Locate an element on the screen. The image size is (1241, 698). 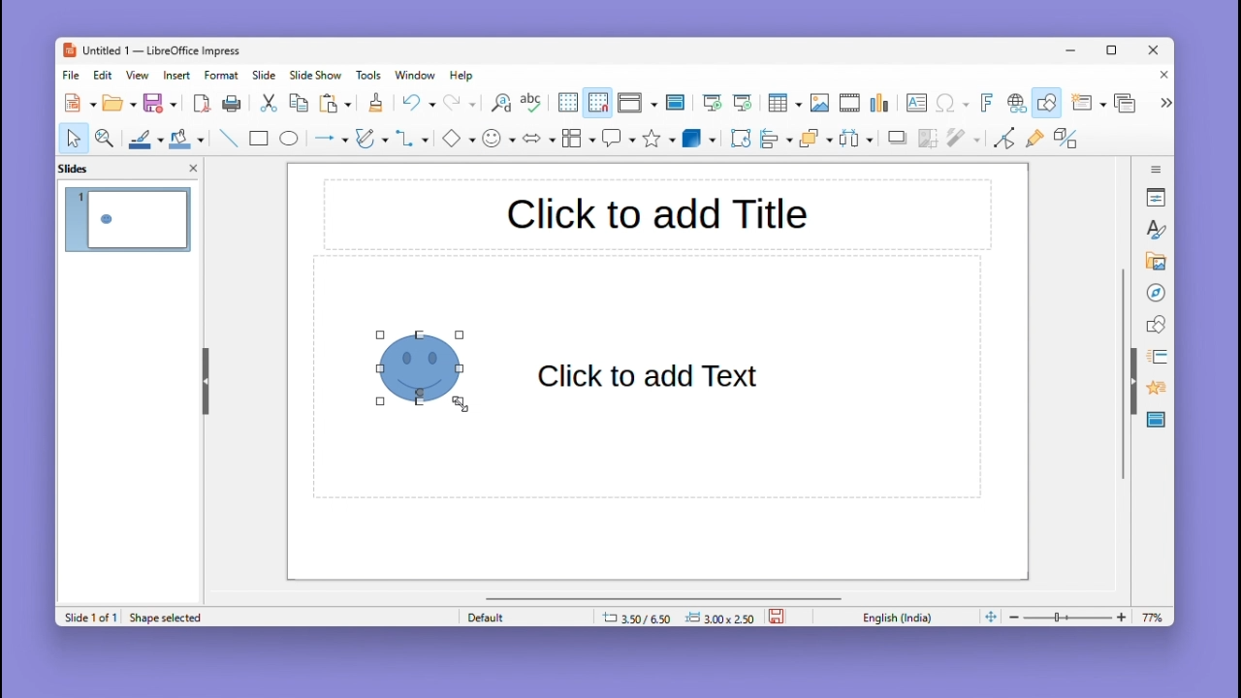
Slideshow is located at coordinates (317, 76).